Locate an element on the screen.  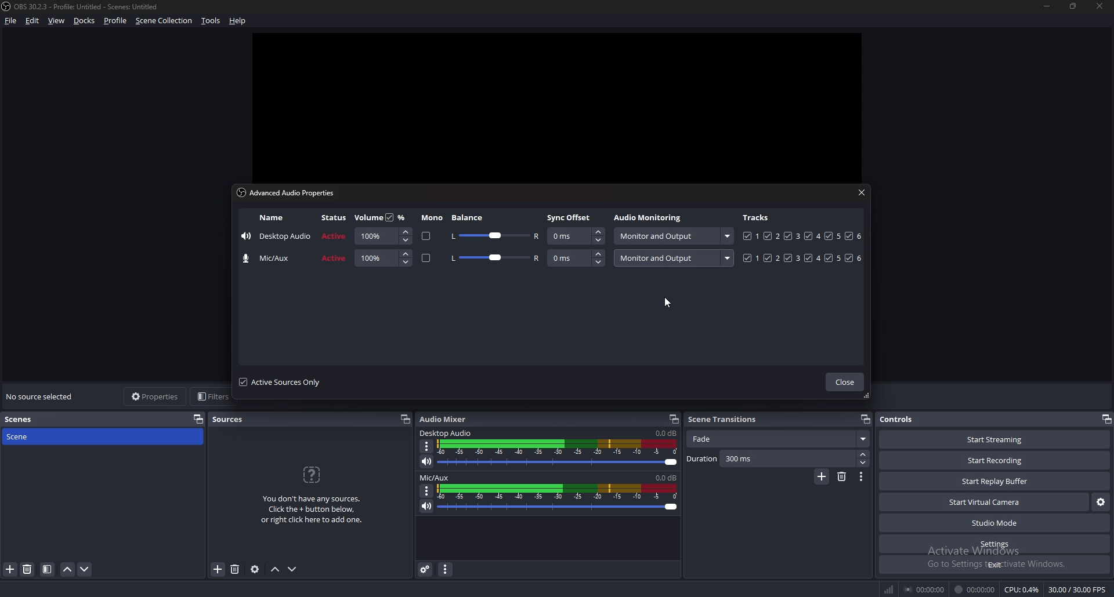
audio monitoring is located at coordinates (648, 217).